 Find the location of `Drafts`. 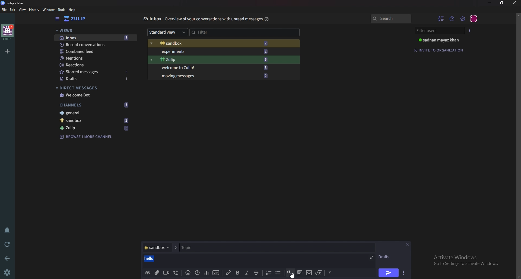

Drafts is located at coordinates (82, 79).